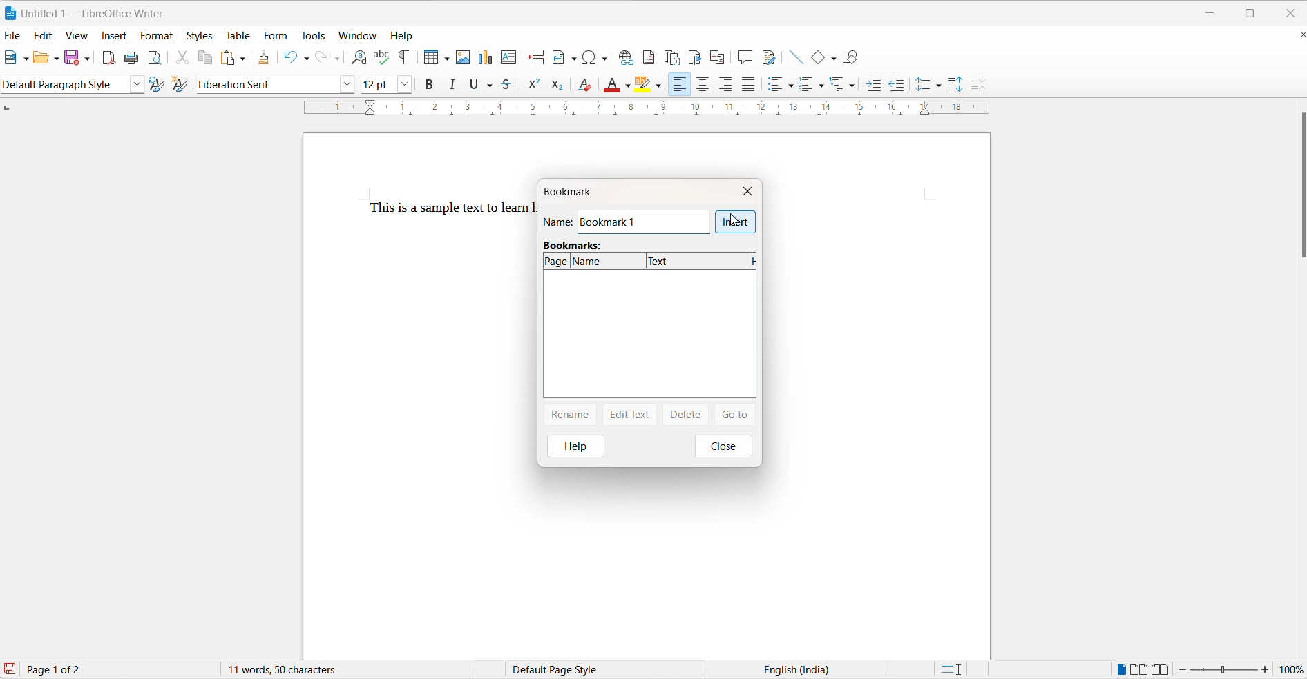 Image resolution: width=1307 pixels, height=679 pixels. What do you see at coordinates (1182, 669) in the screenshot?
I see `decrease zoom` at bounding box center [1182, 669].